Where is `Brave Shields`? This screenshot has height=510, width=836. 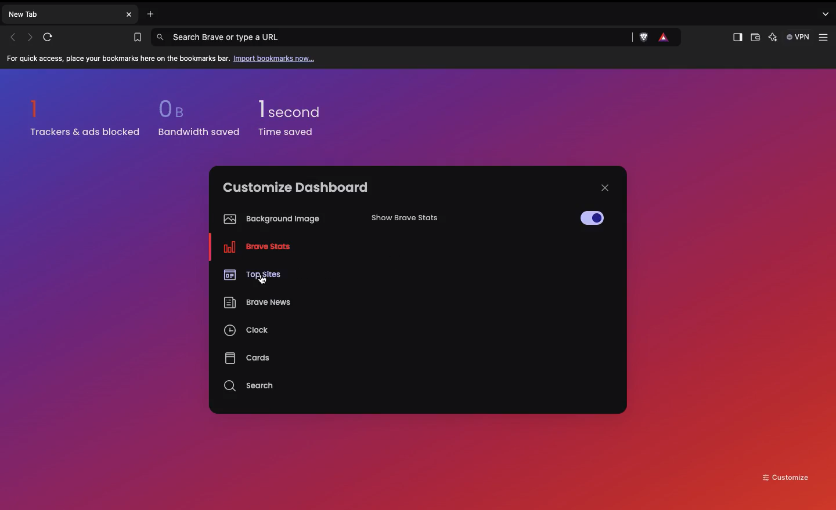 Brave Shields is located at coordinates (645, 38).